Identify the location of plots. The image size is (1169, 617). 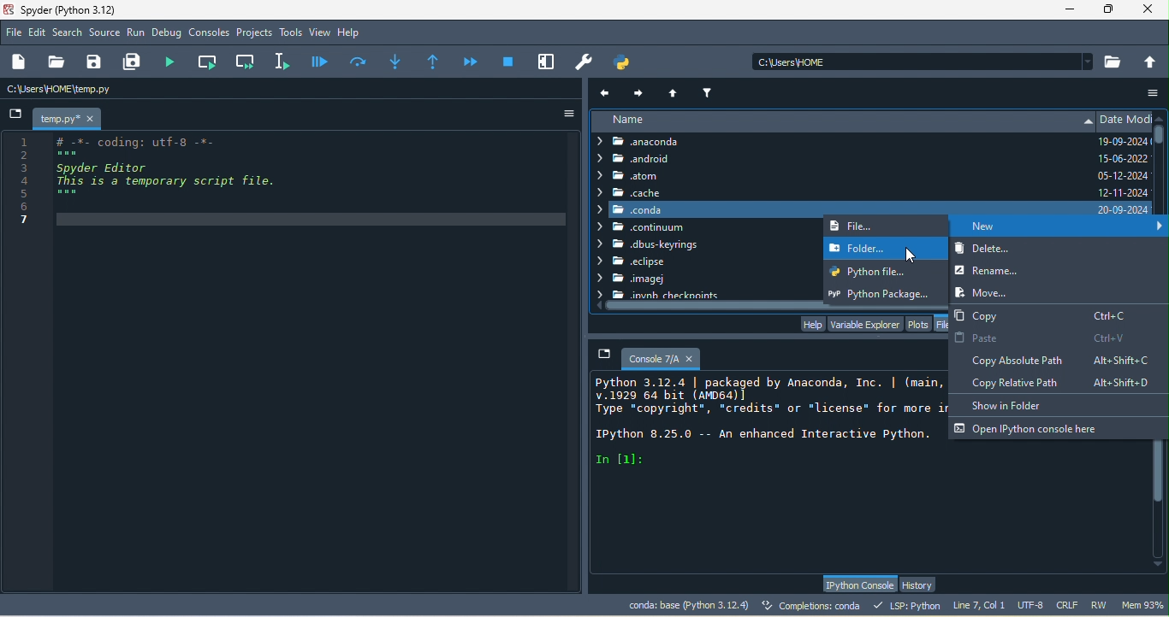
(919, 323).